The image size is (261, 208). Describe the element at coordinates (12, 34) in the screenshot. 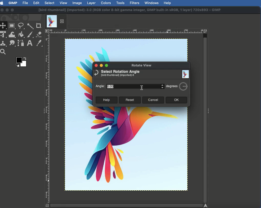

I see `Warp transformation` at that location.